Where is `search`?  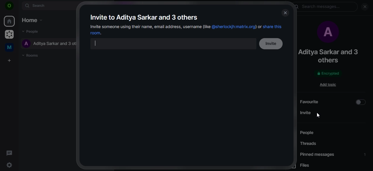
search is located at coordinates (48, 6).